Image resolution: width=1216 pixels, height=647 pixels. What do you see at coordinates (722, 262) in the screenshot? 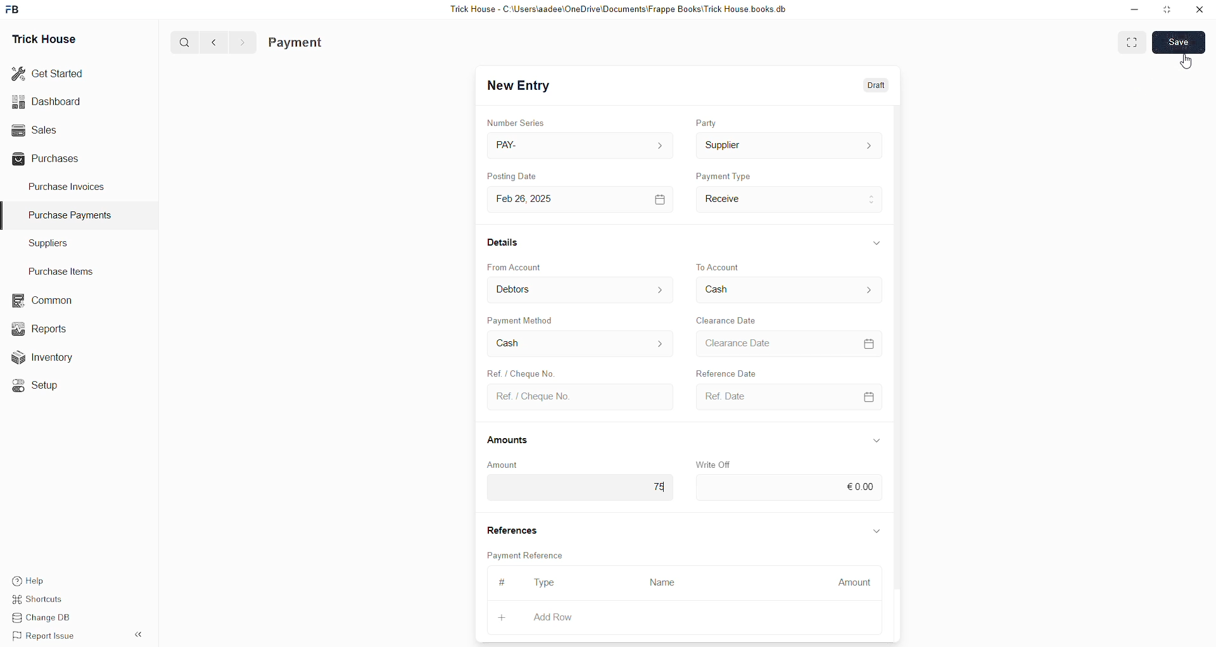
I see `To Account` at bounding box center [722, 262].